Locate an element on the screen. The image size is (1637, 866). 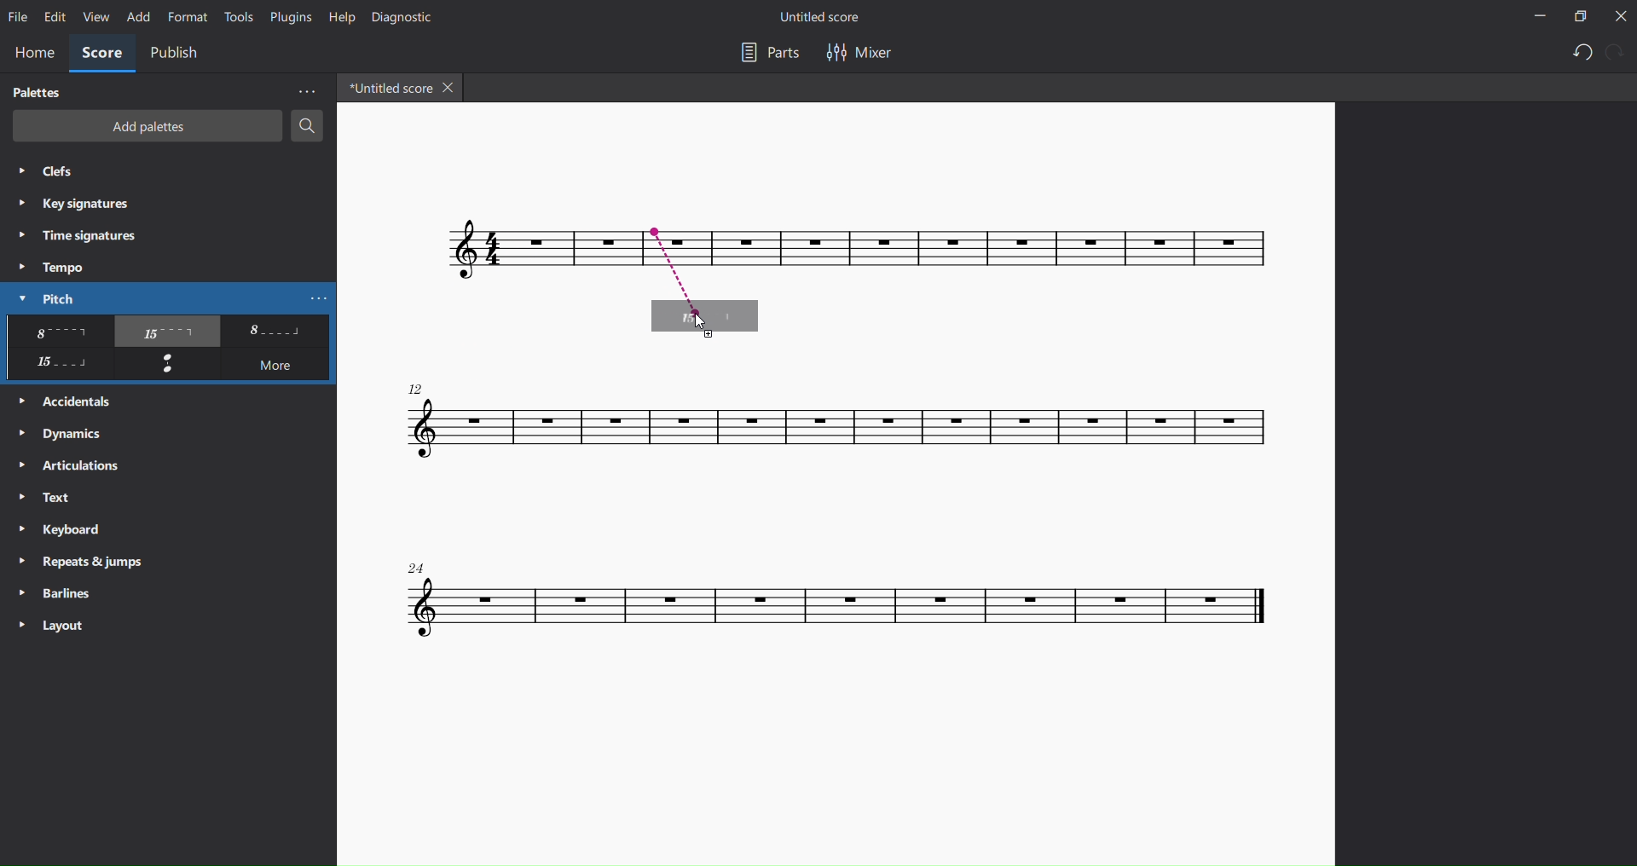
text is located at coordinates (52, 499).